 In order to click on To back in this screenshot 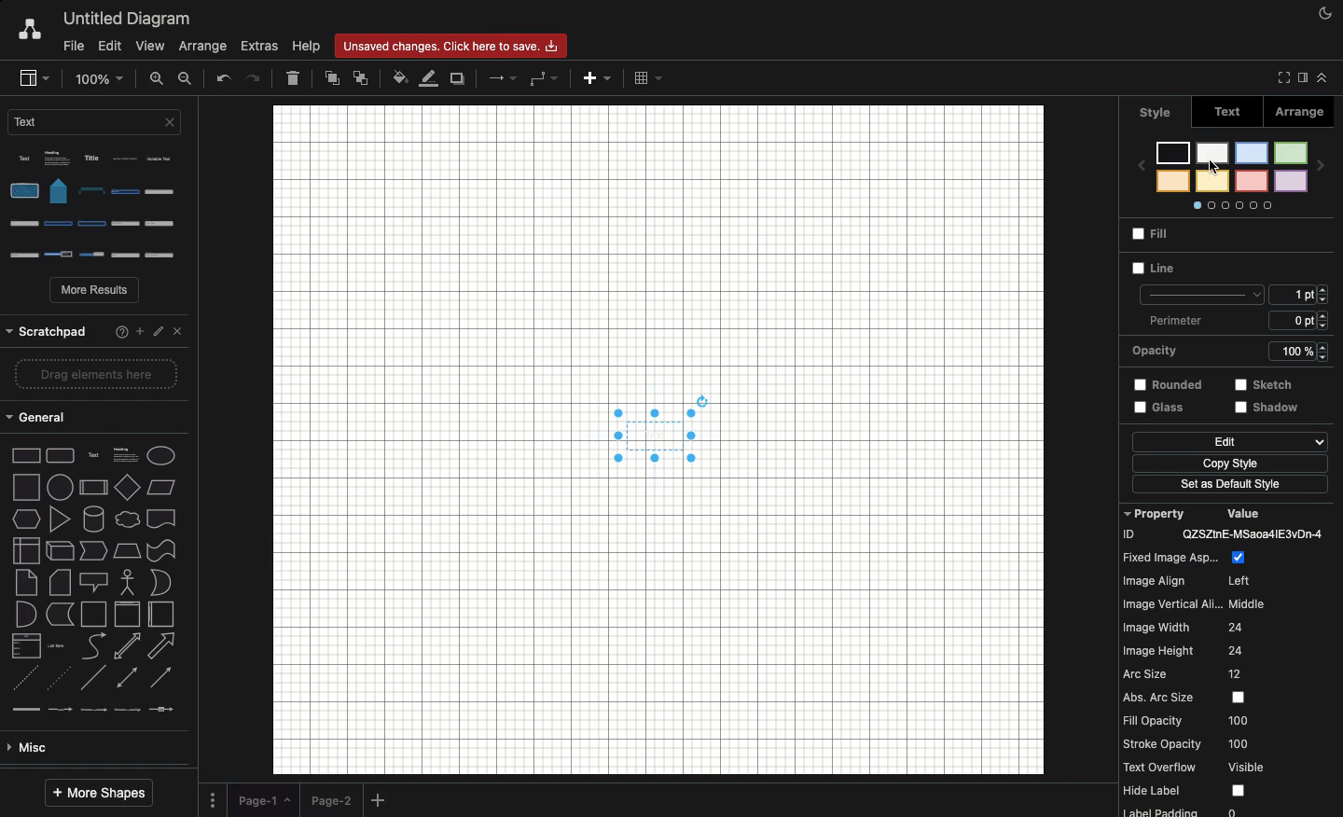, I will do `click(360, 77)`.